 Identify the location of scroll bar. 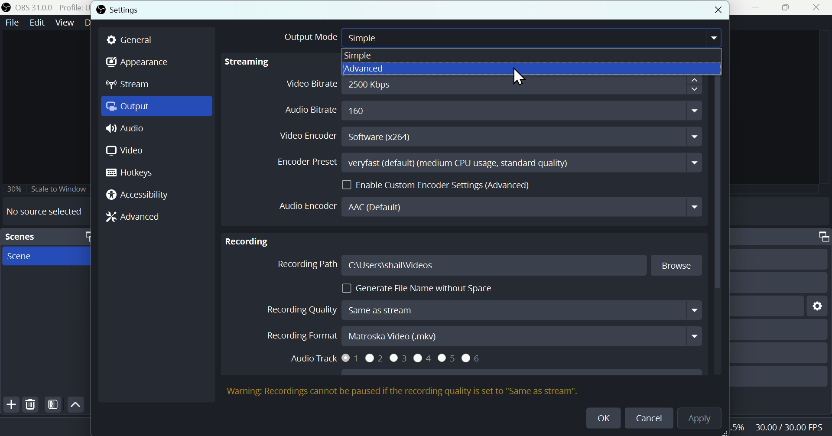
(719, 225).